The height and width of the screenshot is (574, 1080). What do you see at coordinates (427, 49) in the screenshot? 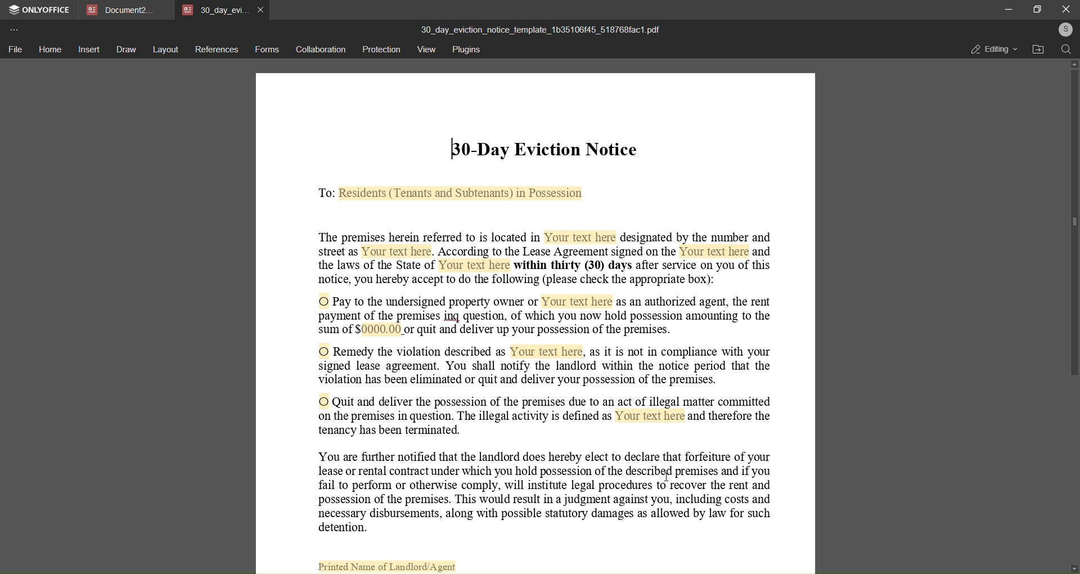
I see `view` at bounding box center [427, 49].